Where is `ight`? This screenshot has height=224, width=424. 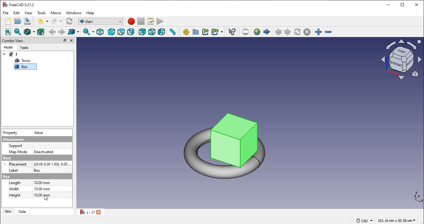 ight is located at coordinates (131, 32).